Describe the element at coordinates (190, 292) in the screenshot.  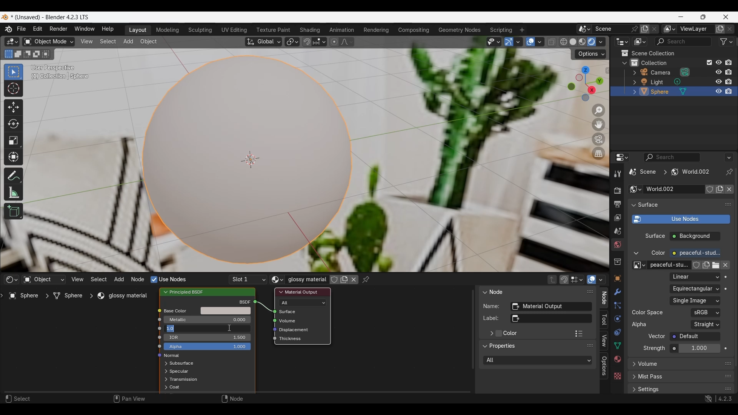
I see `Principled BSDF` at that location.